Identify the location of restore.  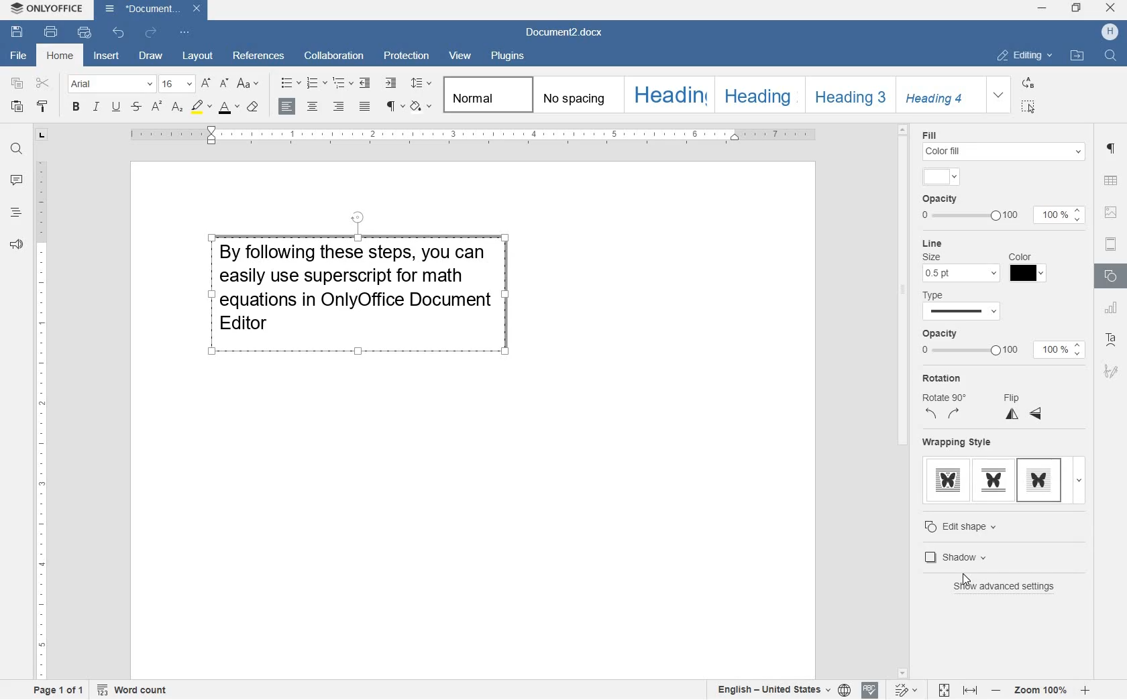
(1077, 9).